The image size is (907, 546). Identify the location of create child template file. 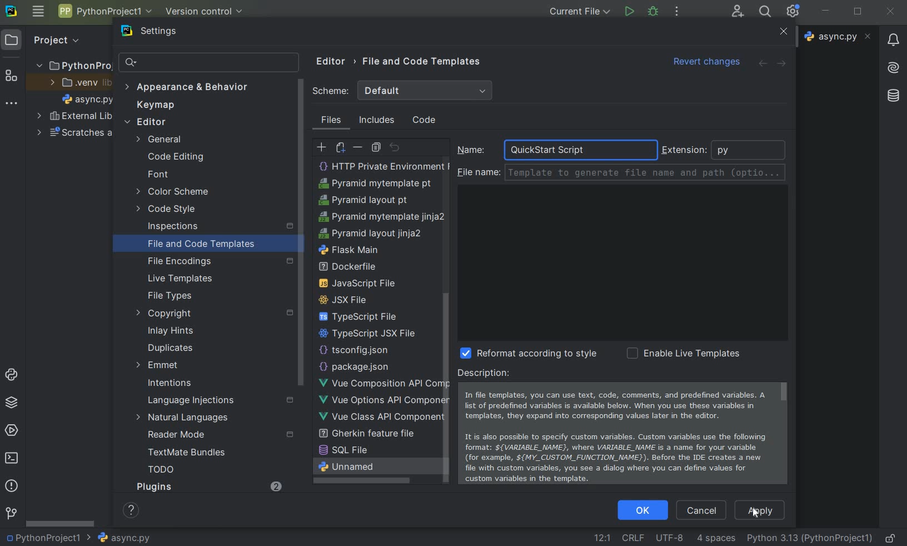
(341, 147).